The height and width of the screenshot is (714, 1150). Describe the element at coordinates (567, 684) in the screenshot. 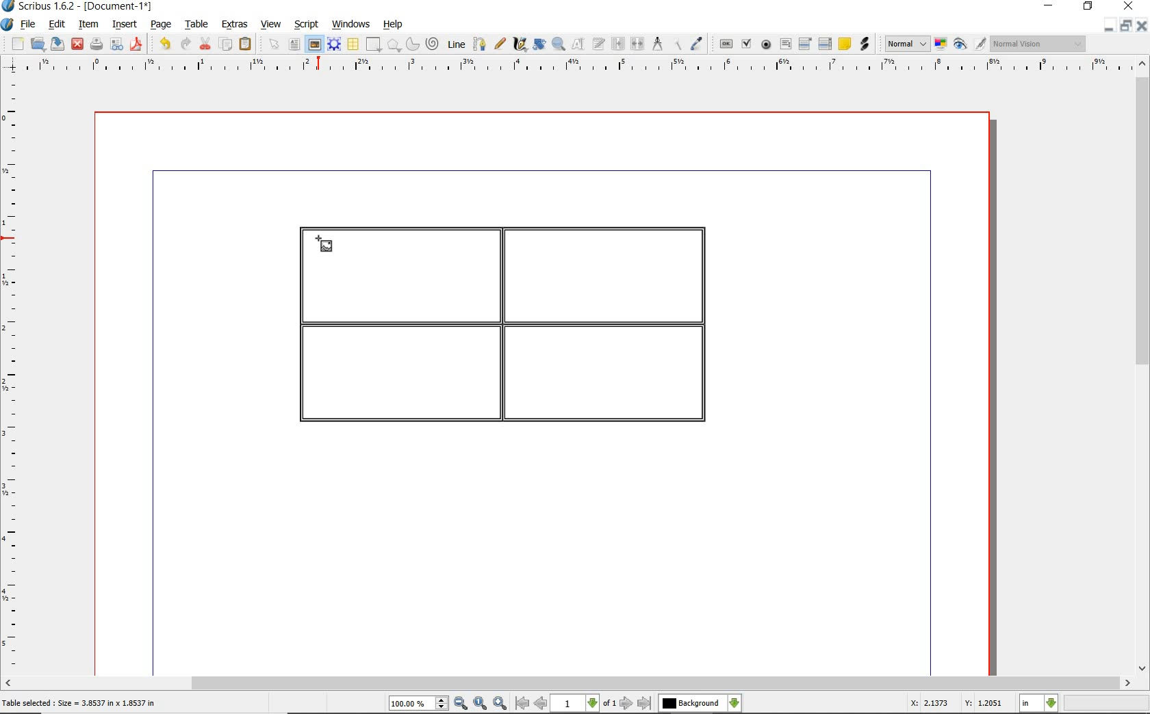

I see `scrollbar` at that location.